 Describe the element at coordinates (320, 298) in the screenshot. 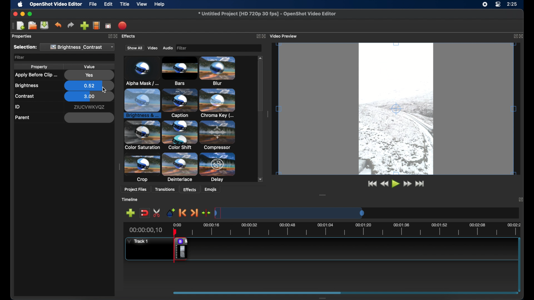

I see `drag handle` at that location.